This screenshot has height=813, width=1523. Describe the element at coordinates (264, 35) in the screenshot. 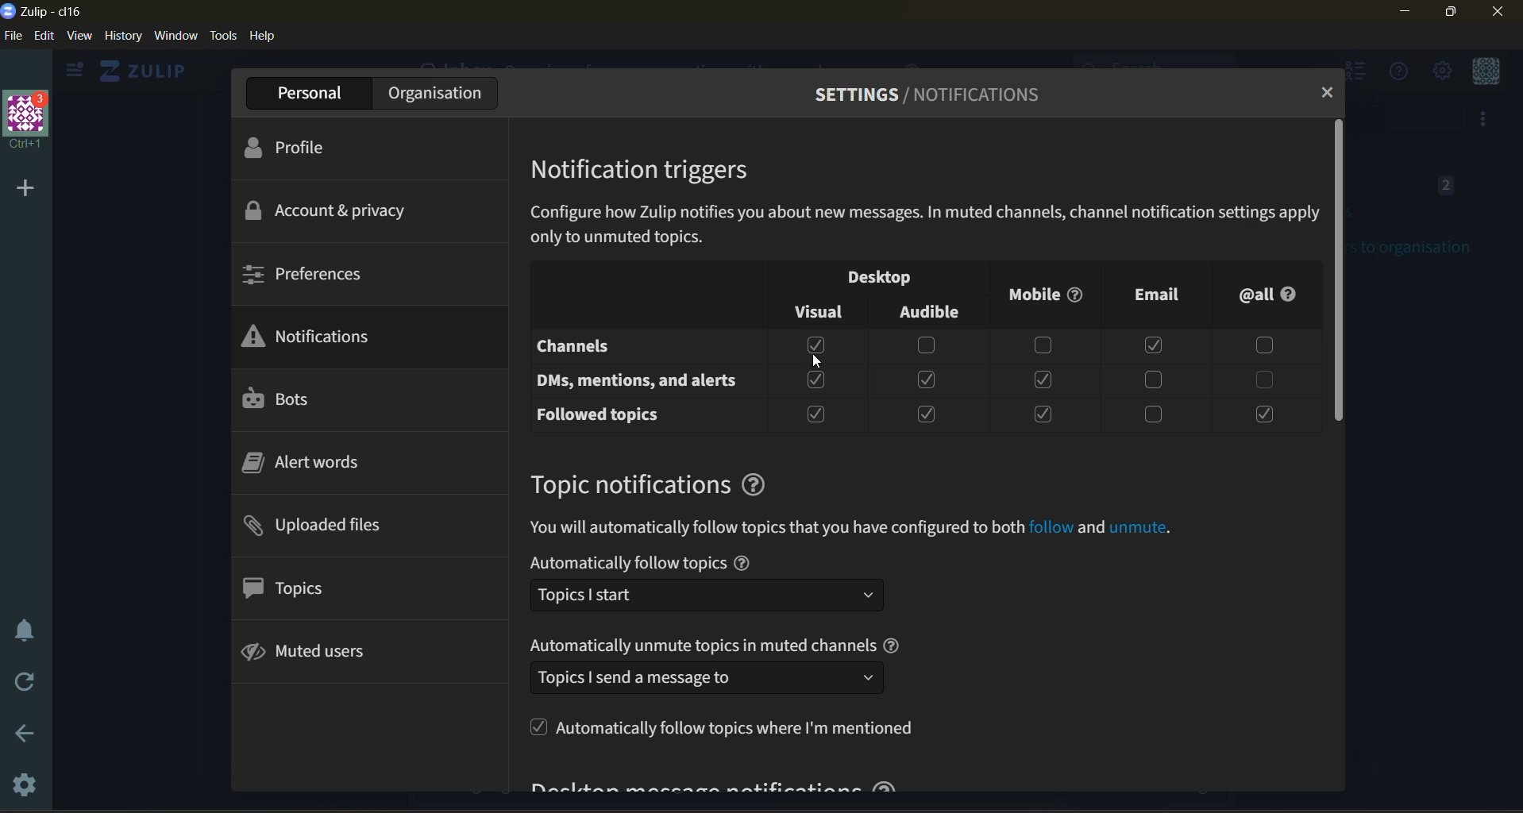

I see `help` at that location.